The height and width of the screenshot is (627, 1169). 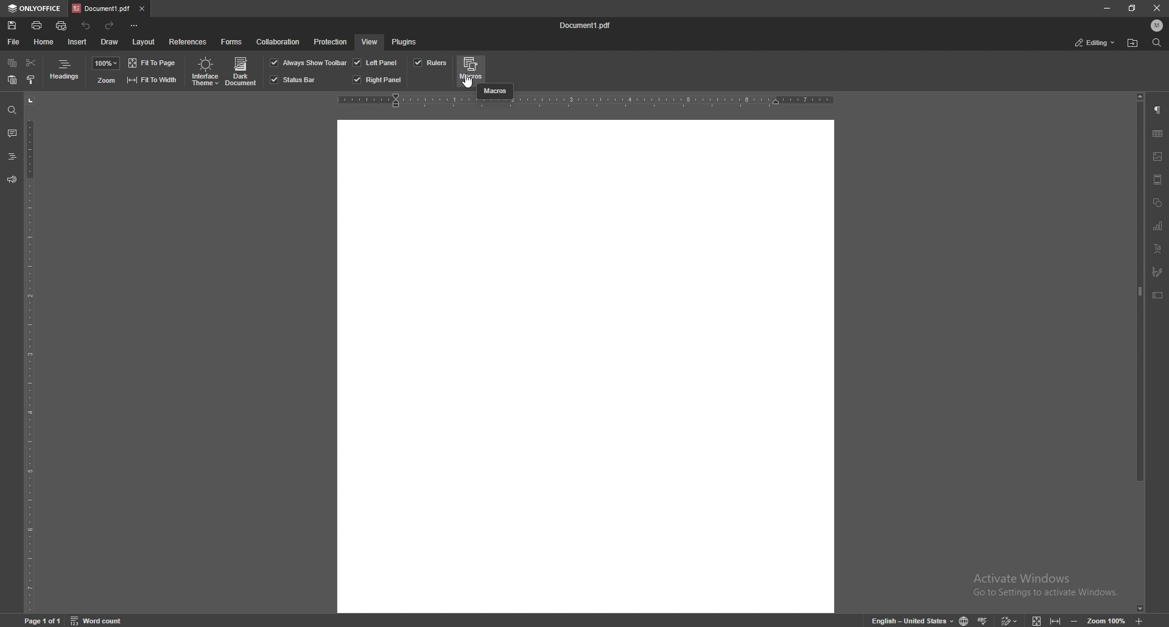 What do you see at coordinates (44, 41) in the screenshot?
I see `home` at bounding box center [44, 41].